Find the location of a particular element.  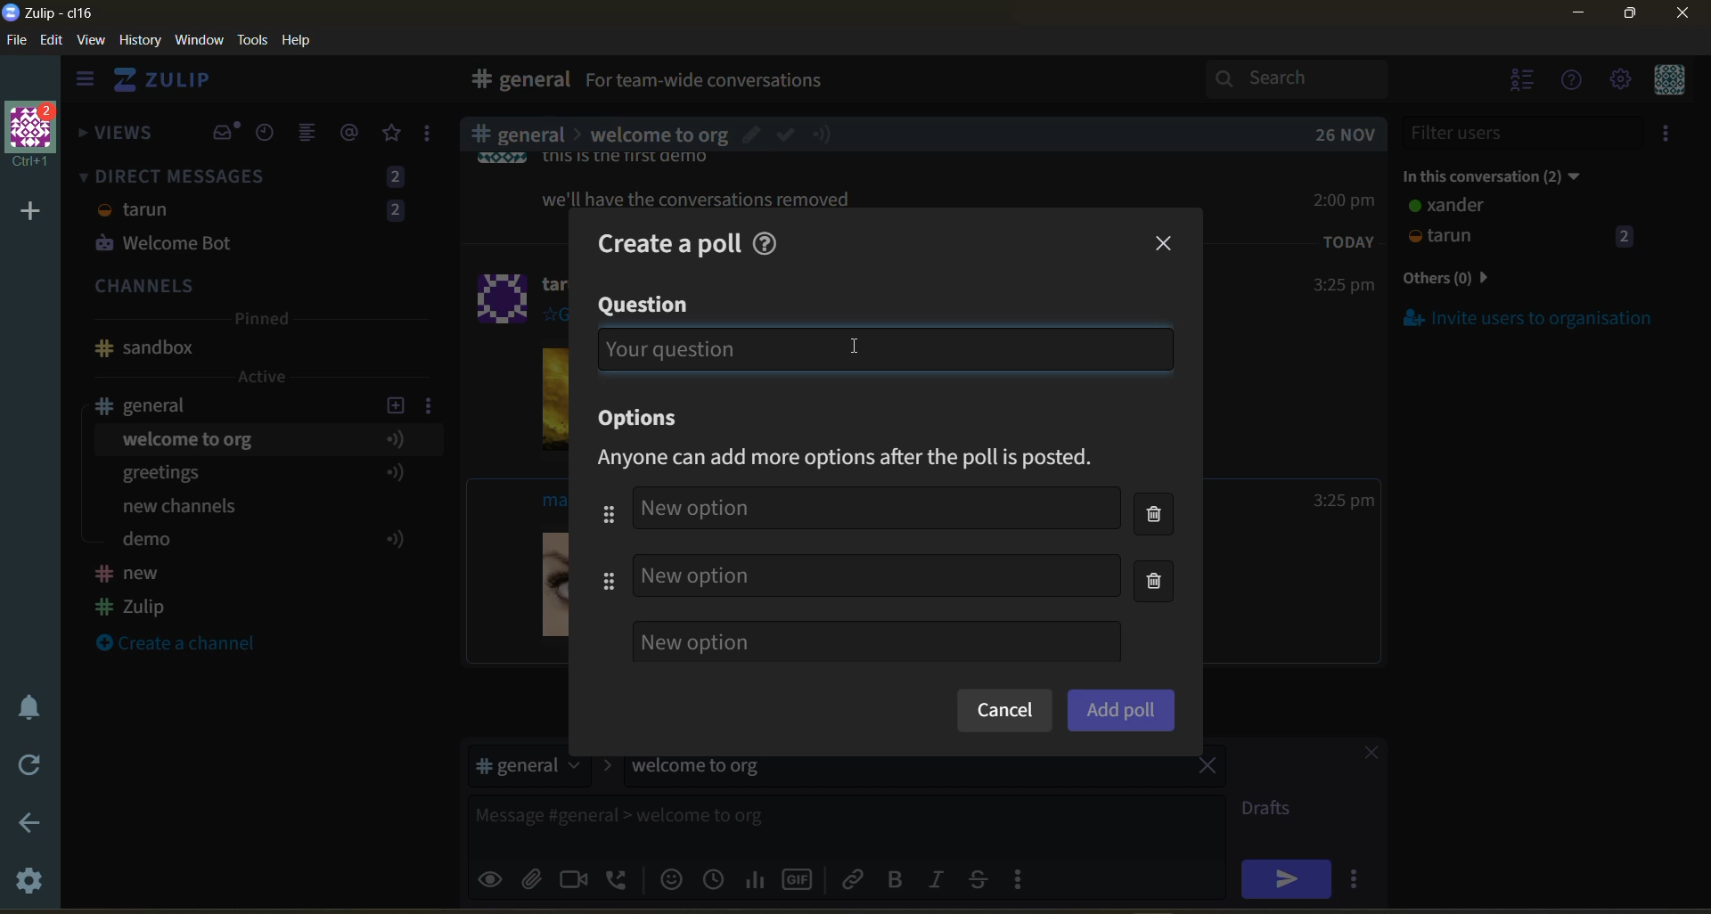

remove topic is located at coordinates (1208, 768).